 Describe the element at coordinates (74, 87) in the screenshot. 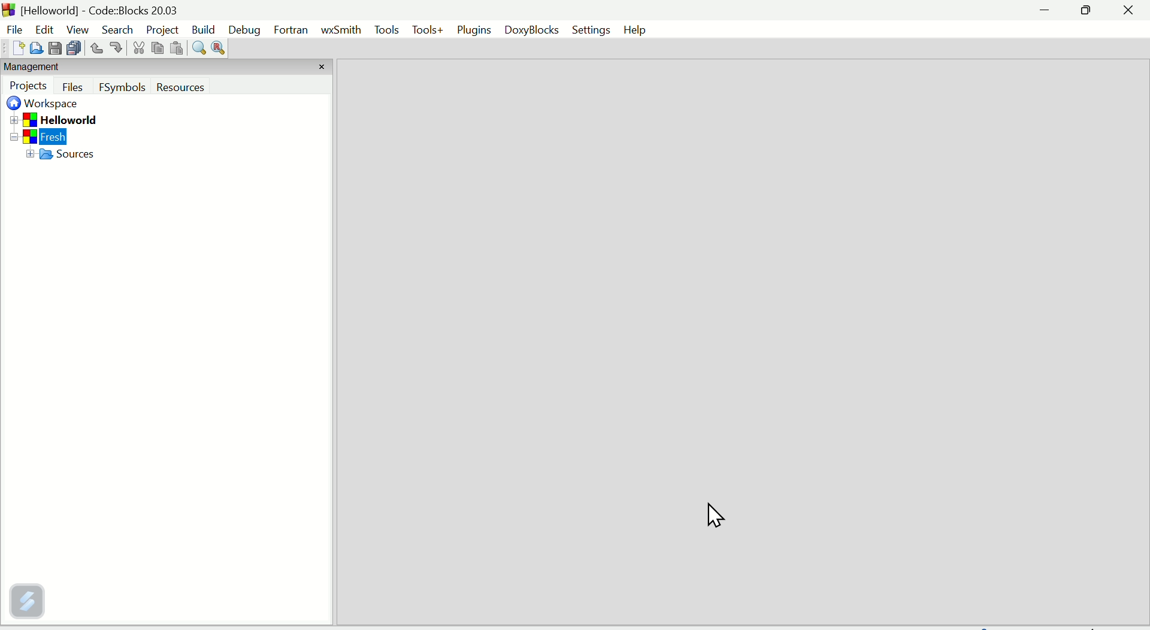

I see `` at that location.